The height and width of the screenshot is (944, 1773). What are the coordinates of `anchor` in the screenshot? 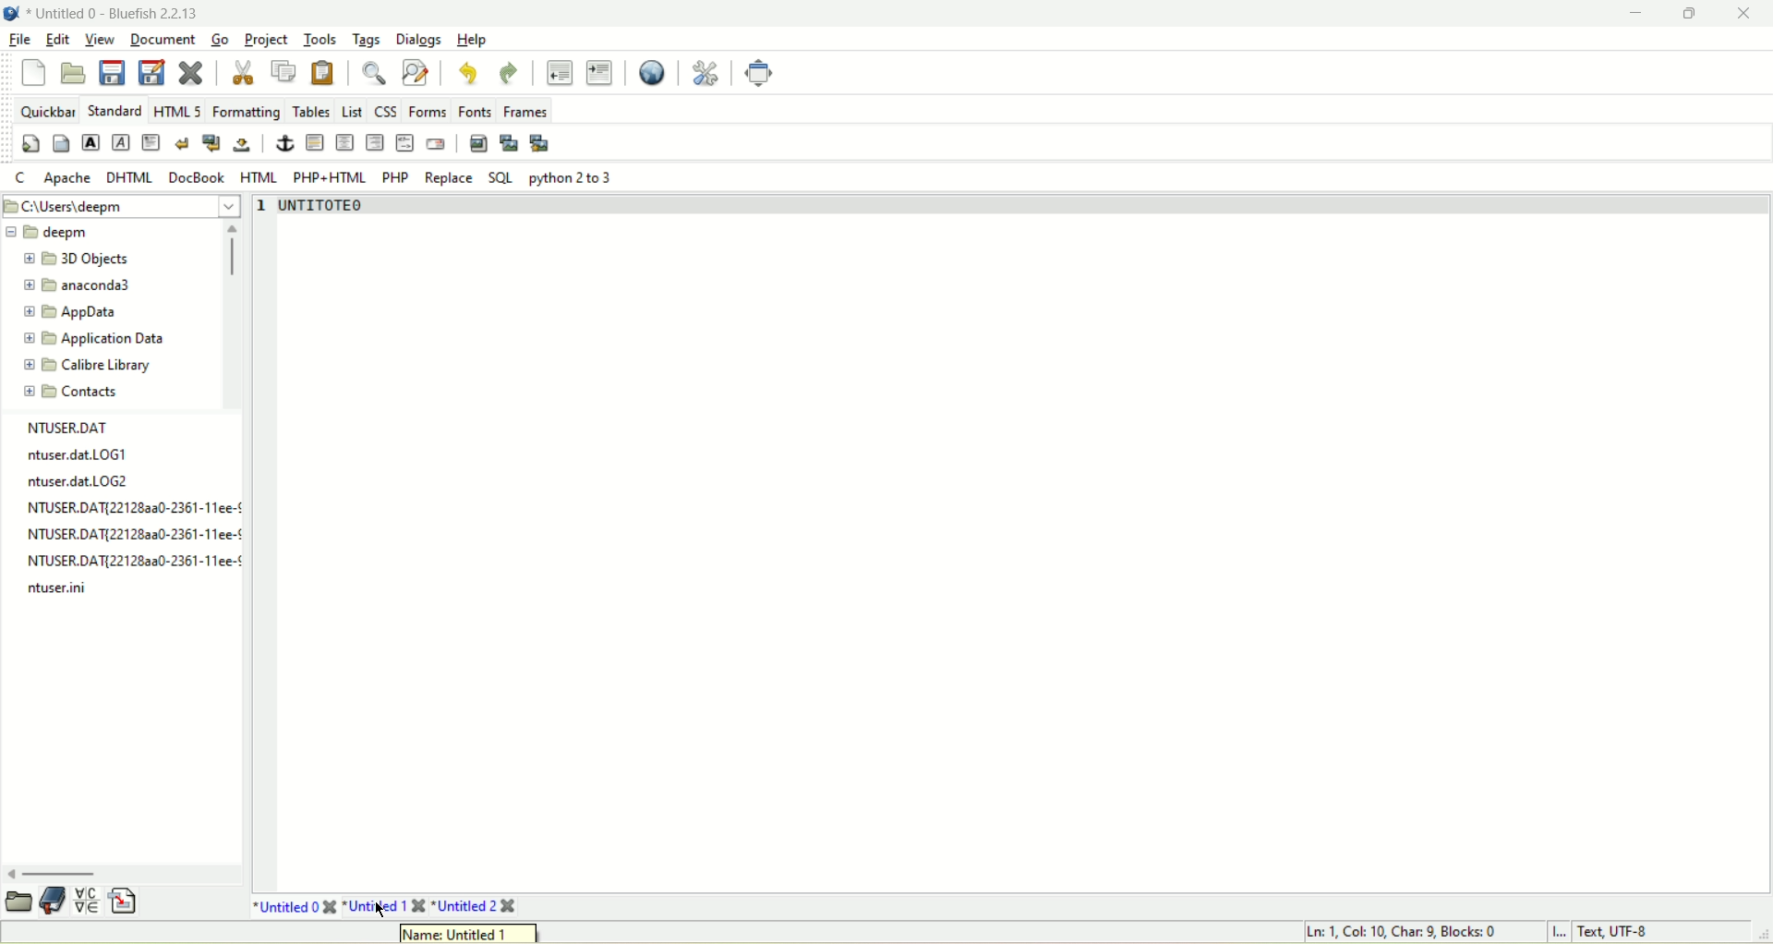 It's located at (283, 143).